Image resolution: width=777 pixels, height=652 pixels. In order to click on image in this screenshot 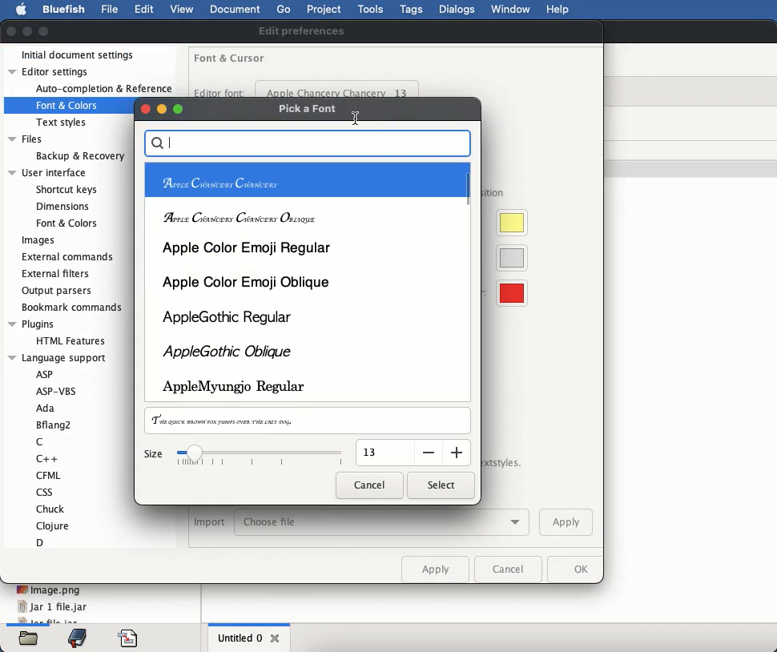, I will do `click(49, 590)`.